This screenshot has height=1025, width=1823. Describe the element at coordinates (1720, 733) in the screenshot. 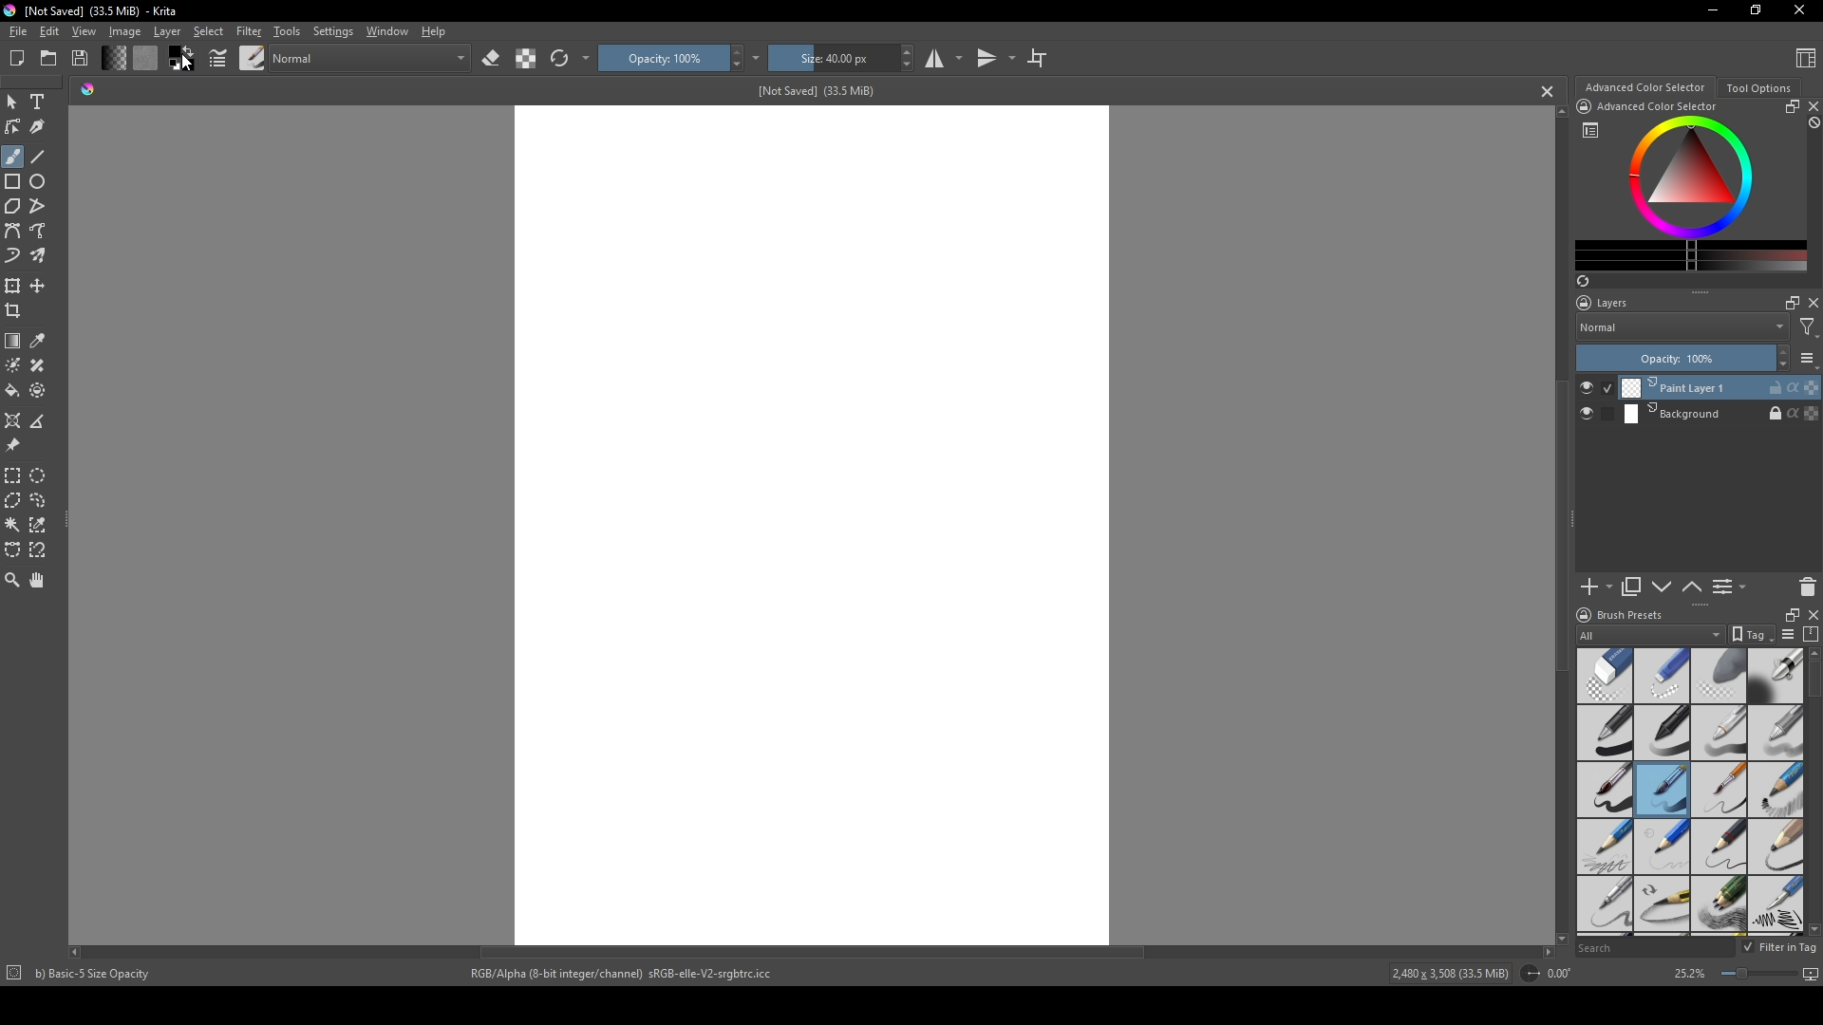

I see `white pen` at that location.